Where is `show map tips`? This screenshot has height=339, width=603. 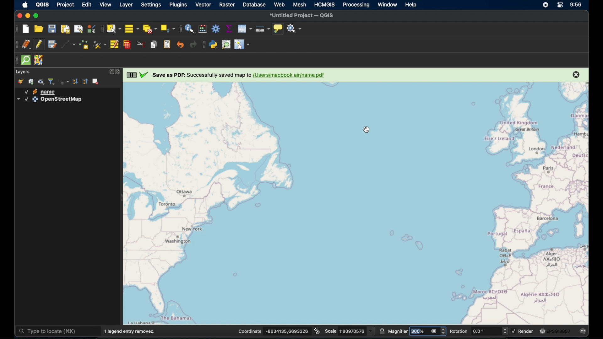
show map tips is located at coordinates (279, 29).